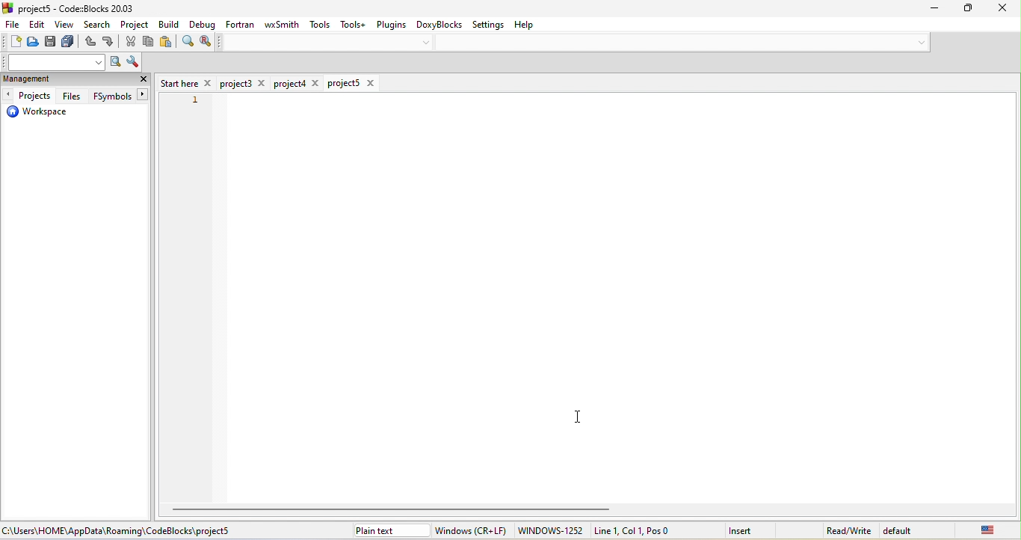  What do you see at coordinates (918, 42) in the screenshot?
I see `down` at bounding box center [918, 42].